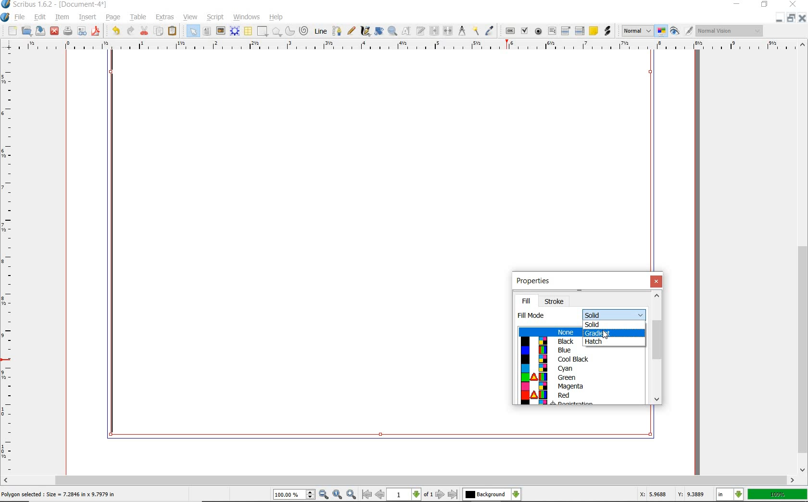  I want to click on minimize, so click(781, 18).